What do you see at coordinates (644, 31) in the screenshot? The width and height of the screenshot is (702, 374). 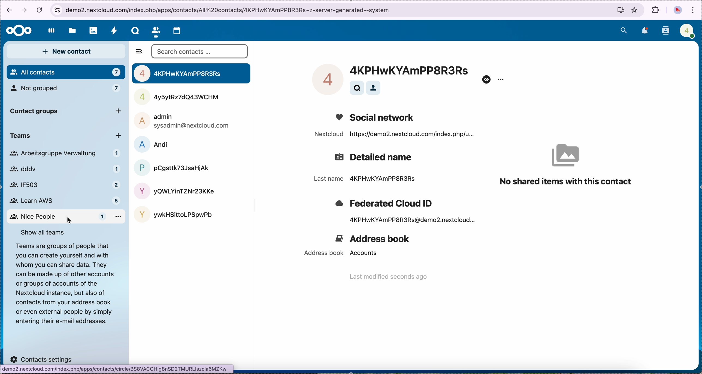 I see `notifications` at bounding box center [644, 31].